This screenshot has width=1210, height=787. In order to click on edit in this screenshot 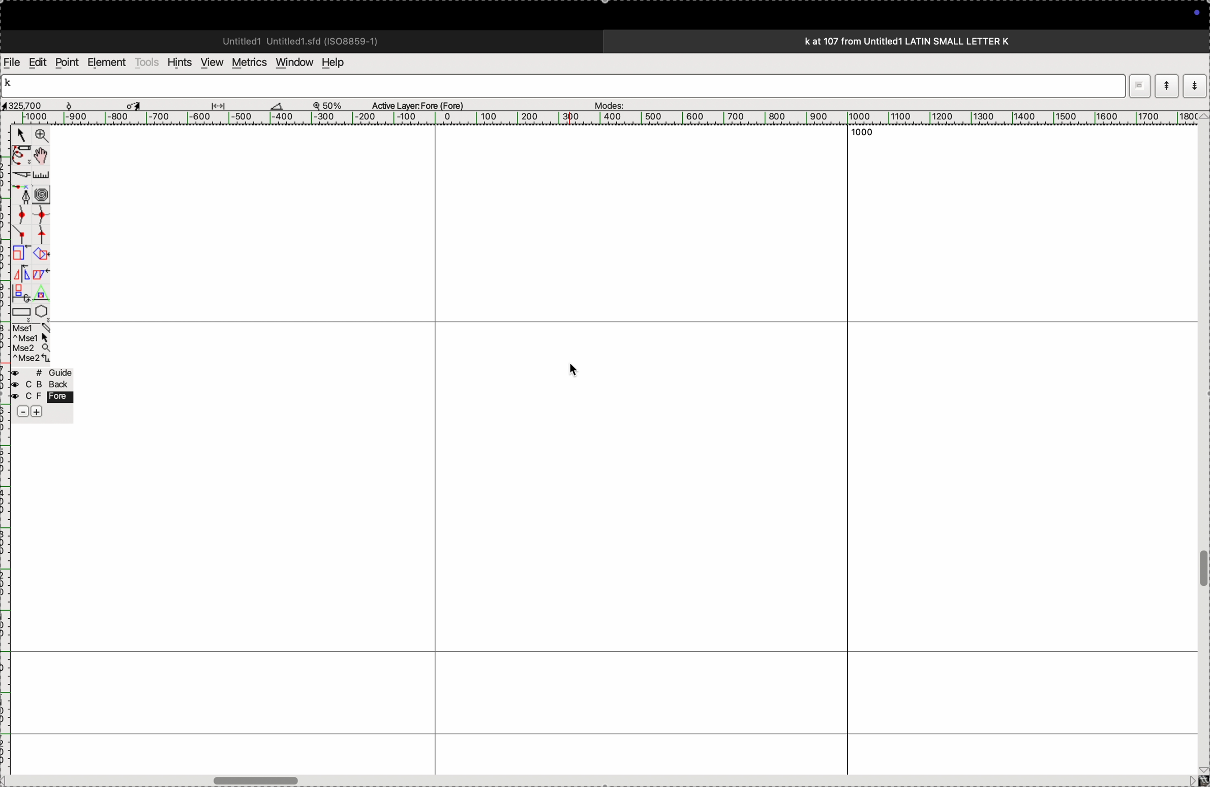, I will do `click(37, 61)`.